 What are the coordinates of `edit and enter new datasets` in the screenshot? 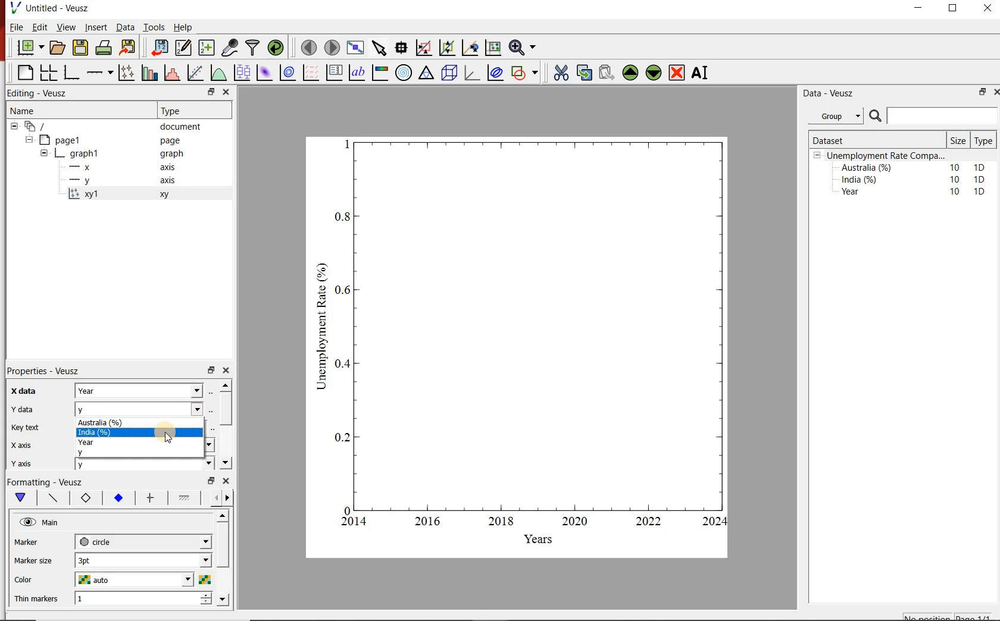 It's located at (185, 46).